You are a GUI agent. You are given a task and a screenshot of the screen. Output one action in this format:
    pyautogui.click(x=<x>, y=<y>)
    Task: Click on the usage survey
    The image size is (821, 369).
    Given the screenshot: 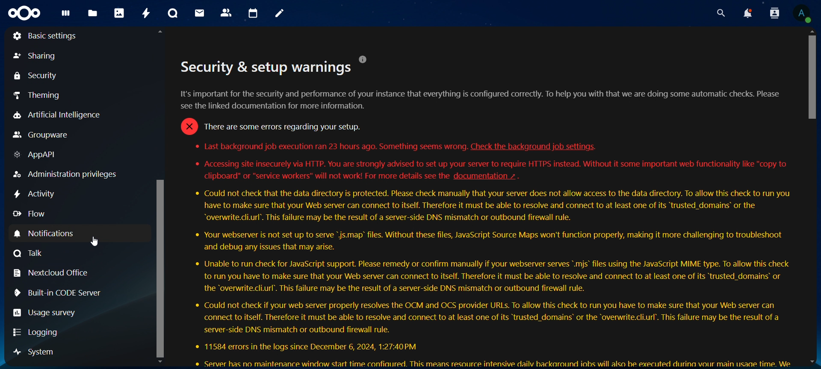 What is the action you would take?
    pyautogui.click(x=45, y=313)
    